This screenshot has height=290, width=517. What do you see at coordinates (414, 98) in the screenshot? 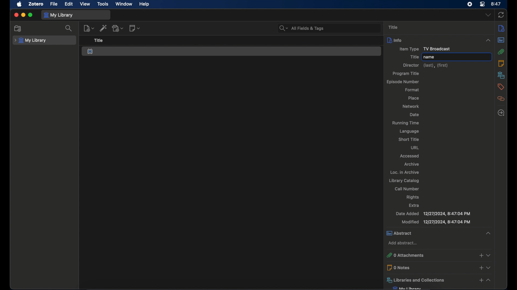
I see `place` at bounding box center [414, 98].